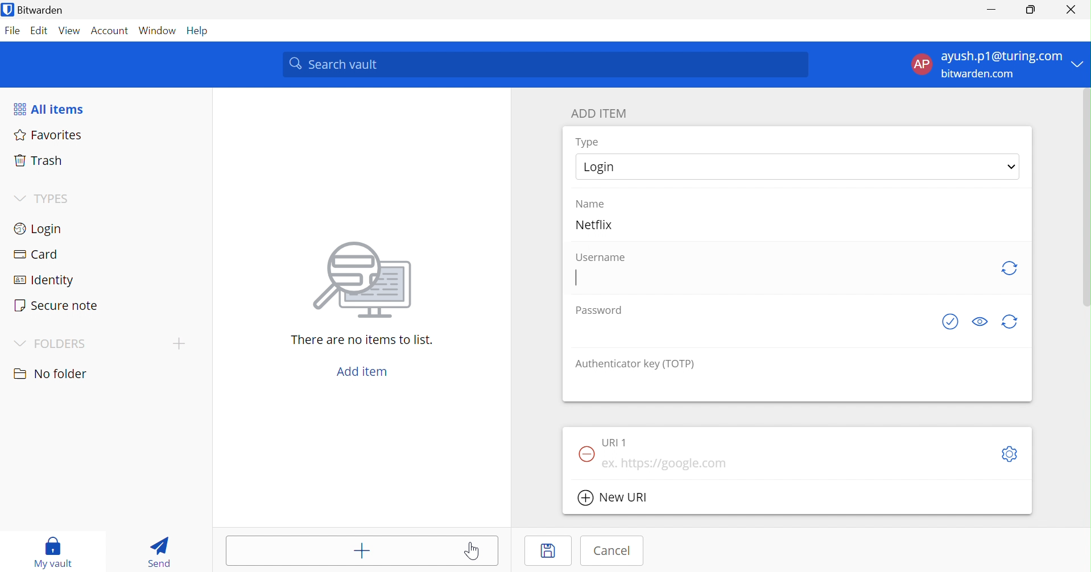  What do you see at coordinates (43, 198) in the screenshot?
I see `TYPES` at bounding box center [43, 198].